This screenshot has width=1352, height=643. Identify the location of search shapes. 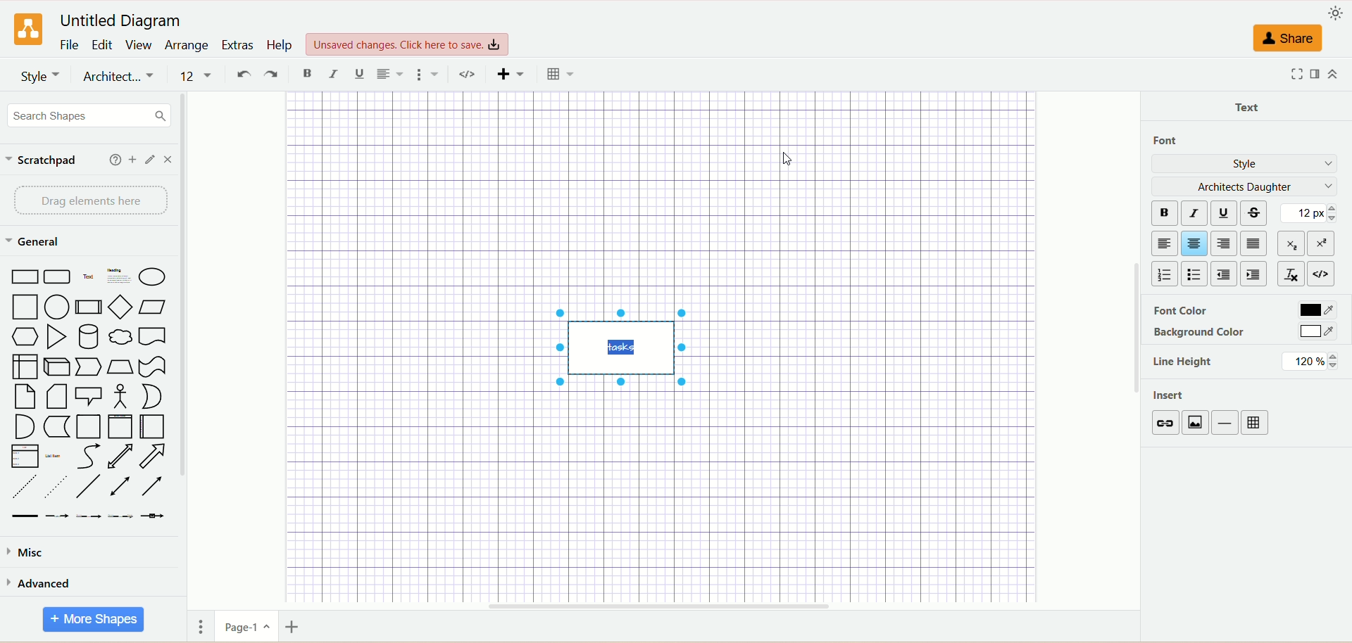
(90, 115).